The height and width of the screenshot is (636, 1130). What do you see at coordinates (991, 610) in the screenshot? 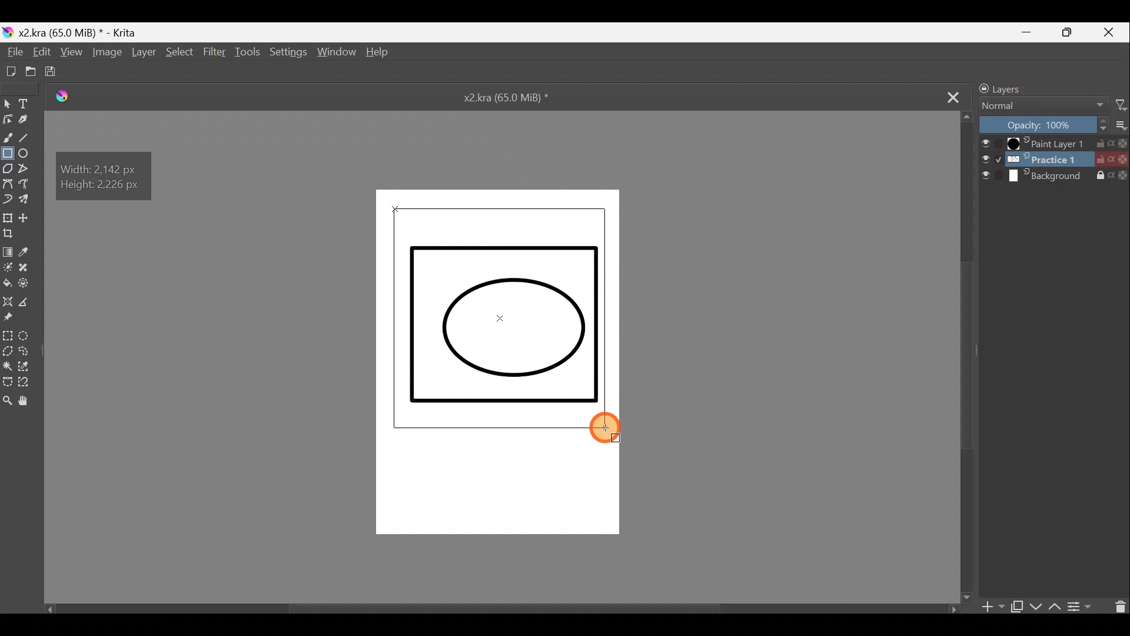
I see `Add layer` at bounding box center [991, 610].